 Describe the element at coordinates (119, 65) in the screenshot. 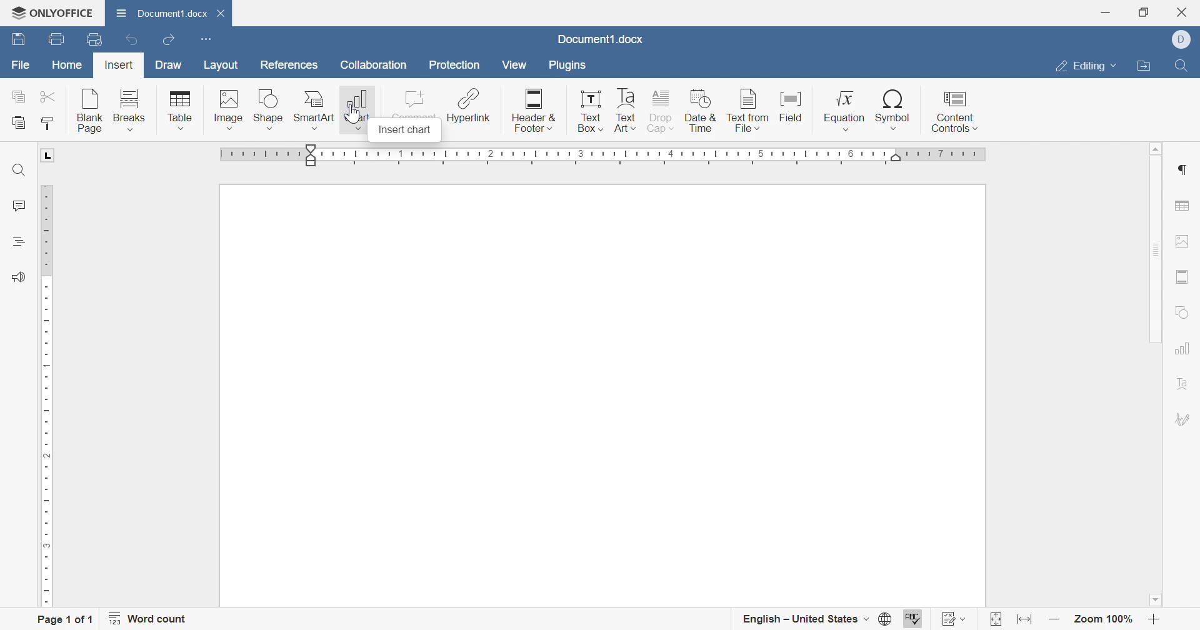

I see `Insert` at that location.